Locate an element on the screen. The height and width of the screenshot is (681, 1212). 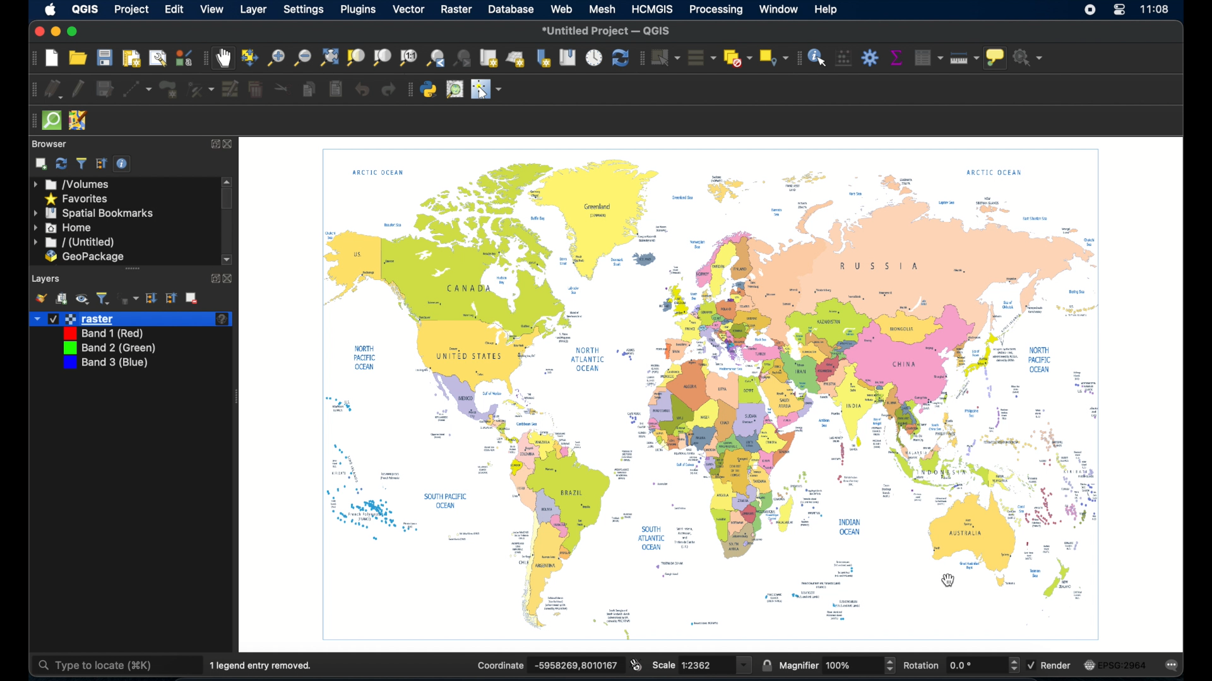
favorites is located at coordinates (78, 198).